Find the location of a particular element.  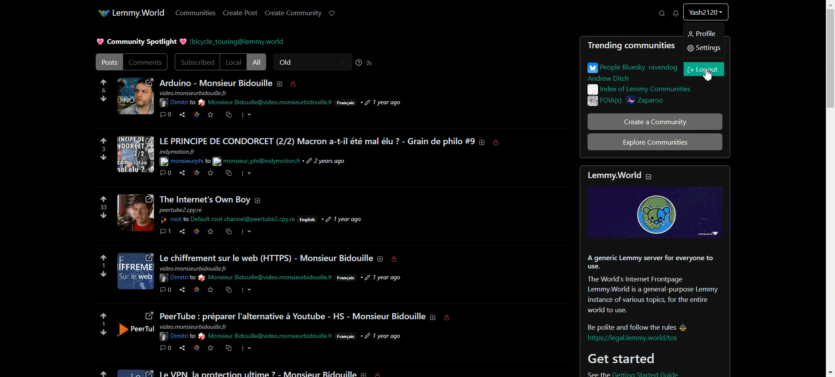

Posts is located at coordinates (316, 141).